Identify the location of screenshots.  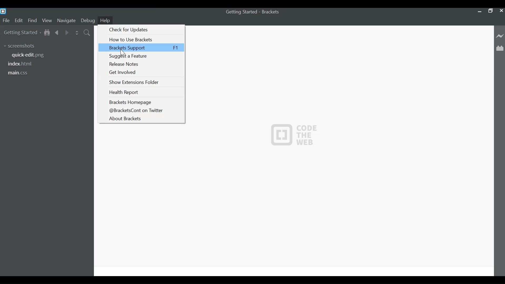
(21, 46).